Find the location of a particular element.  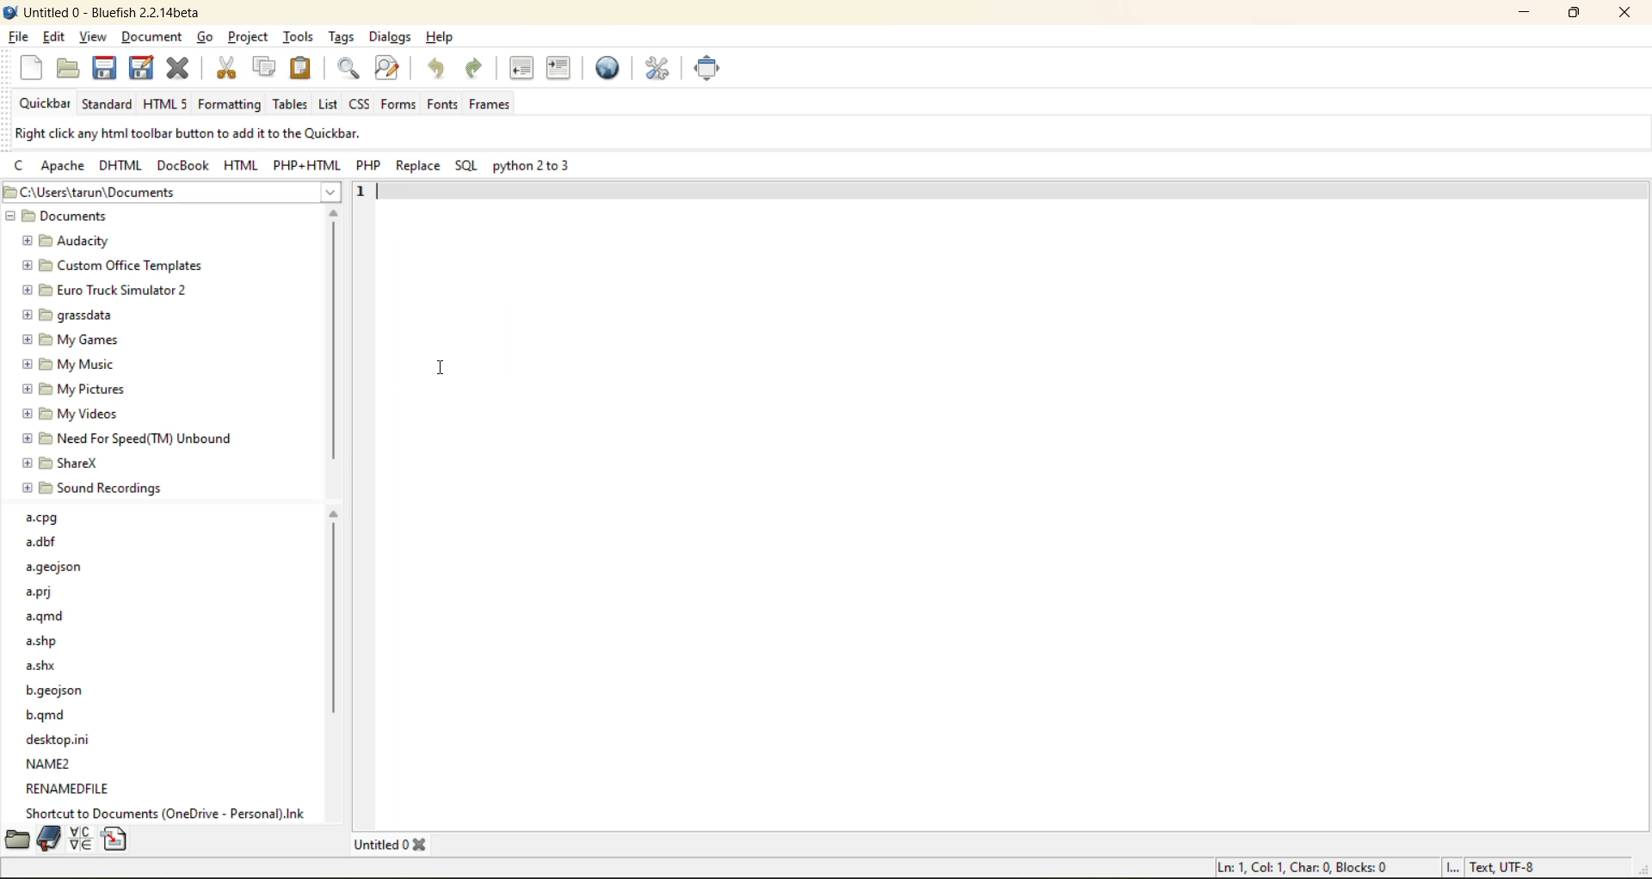

custom office templates is located at coordinates (114, 265).